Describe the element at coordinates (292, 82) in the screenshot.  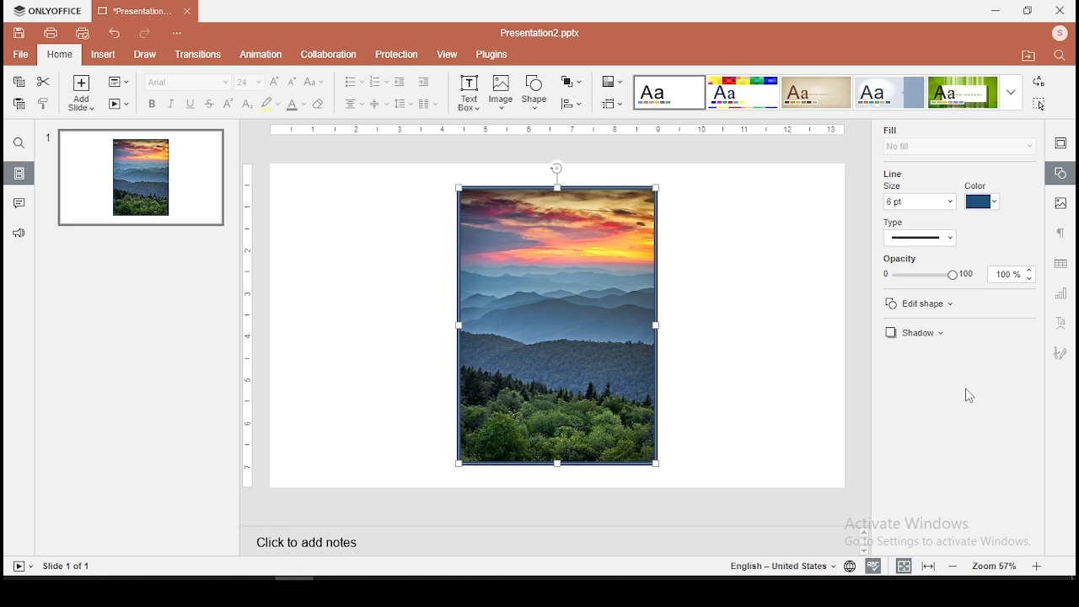
I see `decrease font size` at that location.